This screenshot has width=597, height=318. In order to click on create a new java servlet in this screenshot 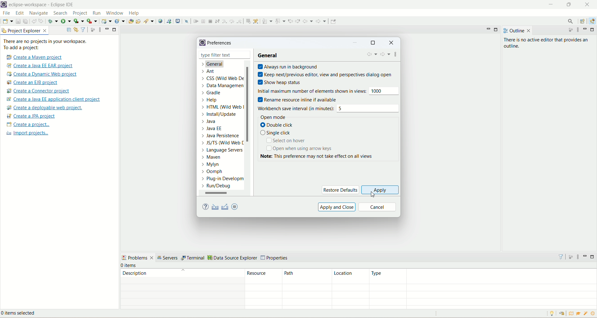, I will do `click(120, 21)`.